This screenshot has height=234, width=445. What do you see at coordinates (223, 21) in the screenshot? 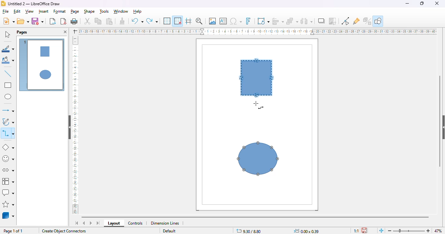
I see `insert text box` at bounding box center [223, 21].